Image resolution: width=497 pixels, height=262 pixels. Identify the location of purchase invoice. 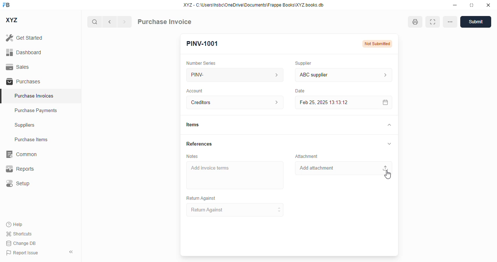
(164, 21).